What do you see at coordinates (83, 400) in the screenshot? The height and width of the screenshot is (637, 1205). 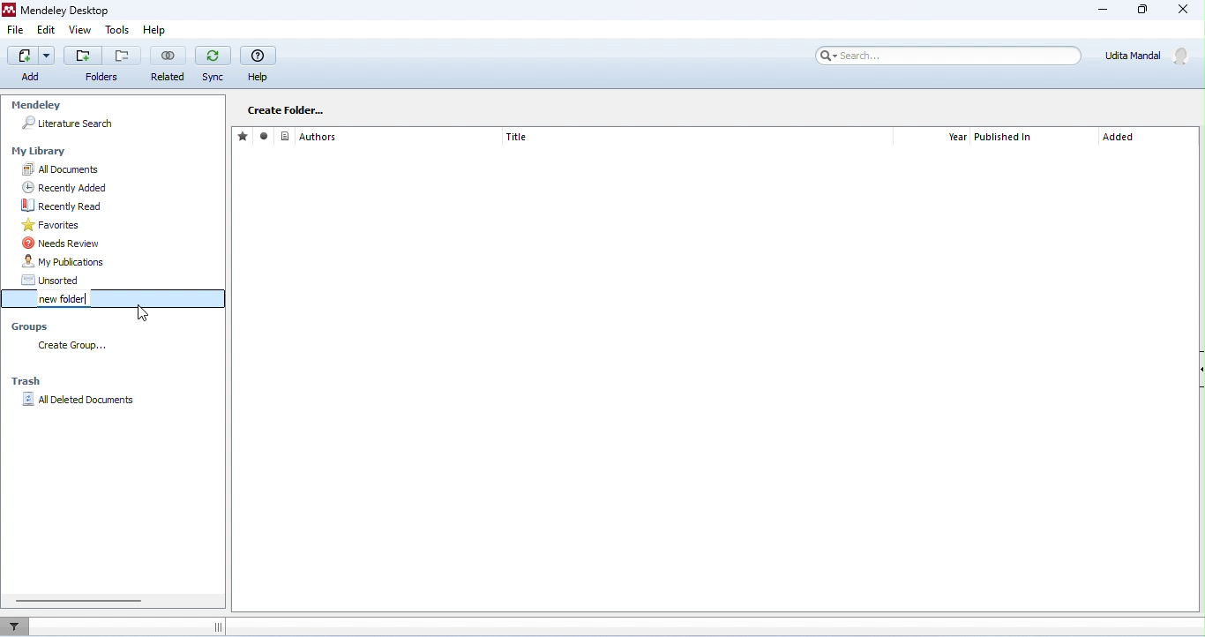 I see `all deleted documents` at bounding box center [83, 400].